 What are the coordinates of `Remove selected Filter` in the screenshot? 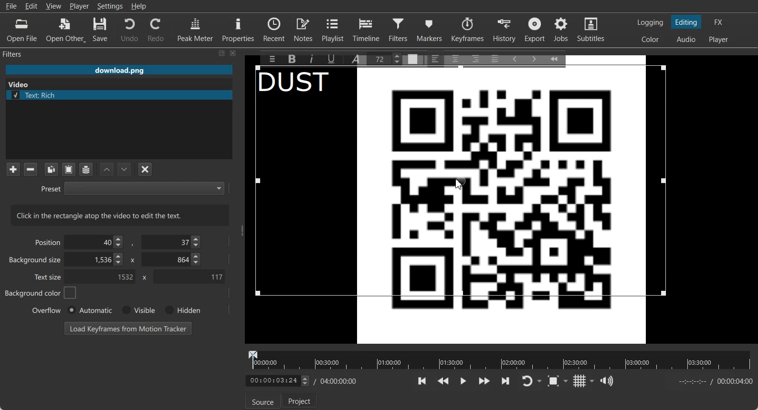 It's located at (30, 169).